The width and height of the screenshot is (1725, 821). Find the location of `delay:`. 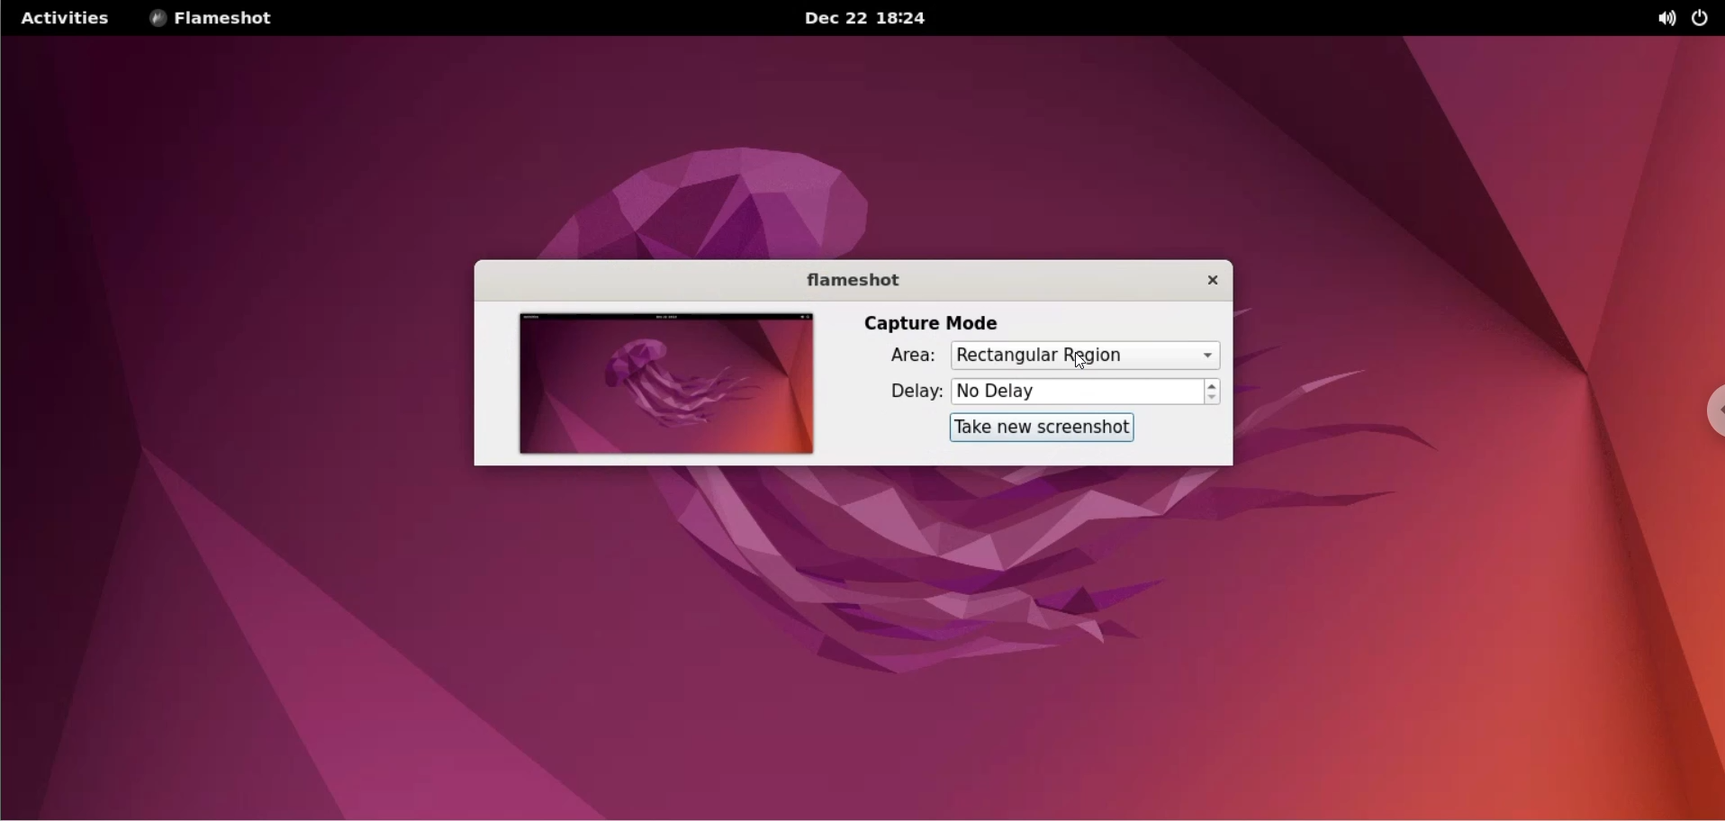

delay: is located at coordinates (903, 391).